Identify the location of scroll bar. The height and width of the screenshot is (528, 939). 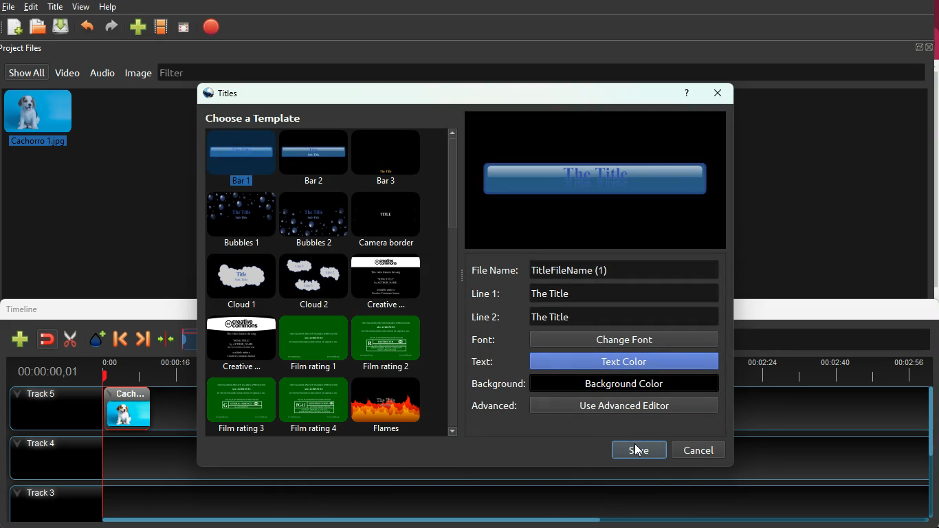
(453, 281).